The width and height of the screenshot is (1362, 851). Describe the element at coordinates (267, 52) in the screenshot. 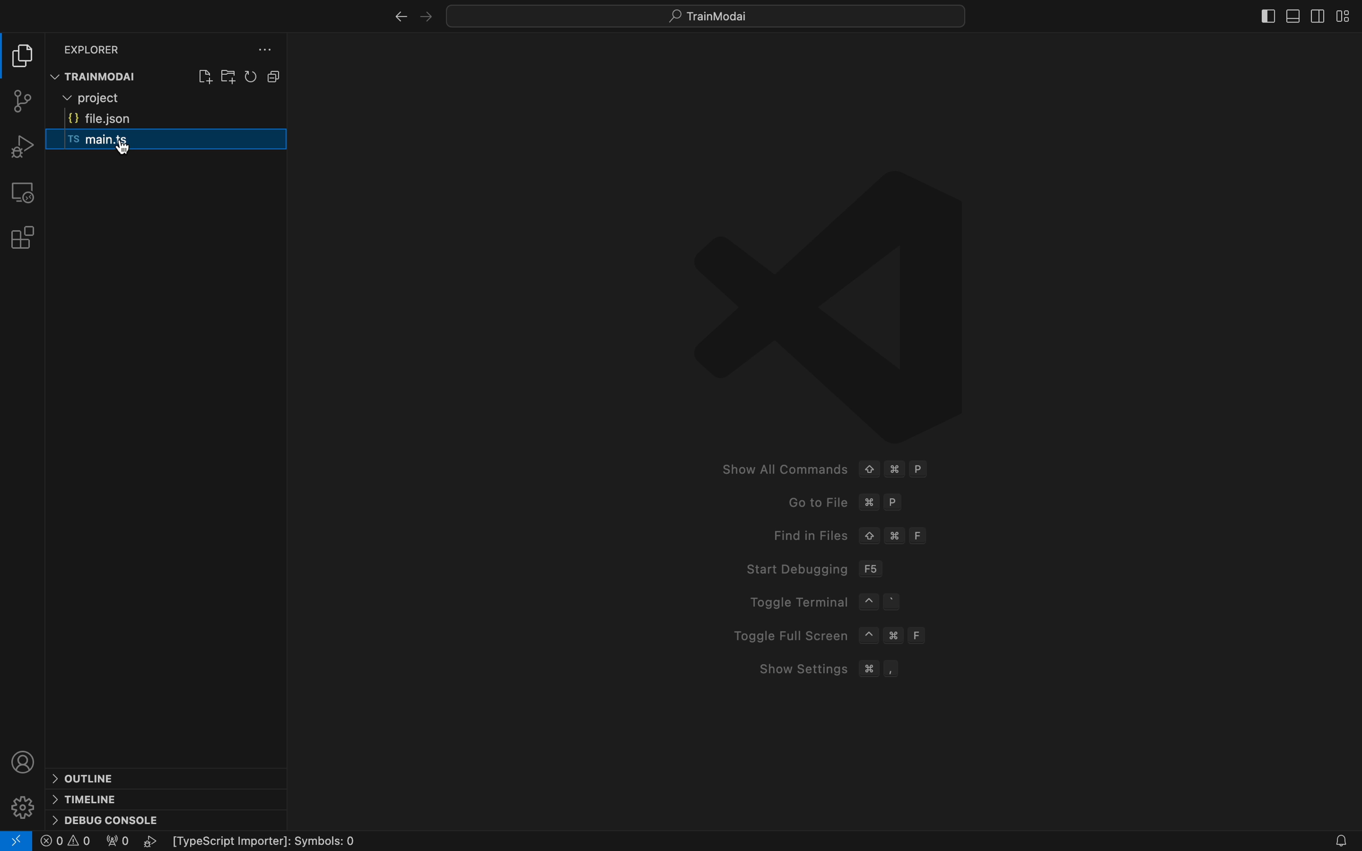

I see `file explore settings` at that location.